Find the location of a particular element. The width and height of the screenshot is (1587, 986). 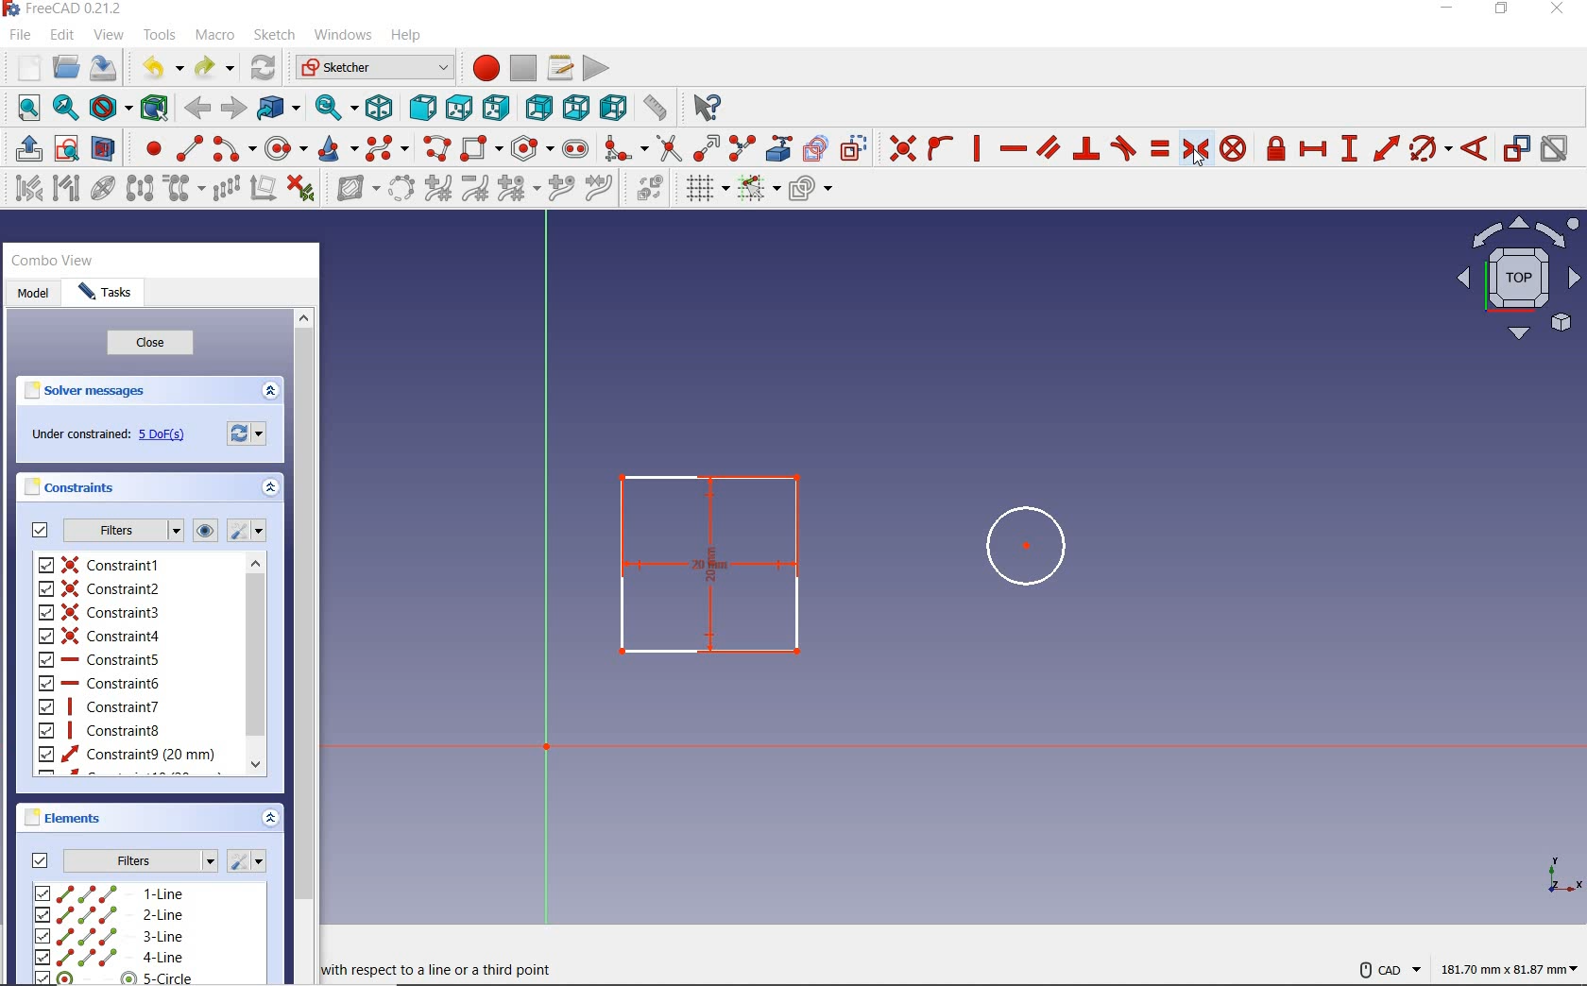

expand is located at coordinates (272, 489).